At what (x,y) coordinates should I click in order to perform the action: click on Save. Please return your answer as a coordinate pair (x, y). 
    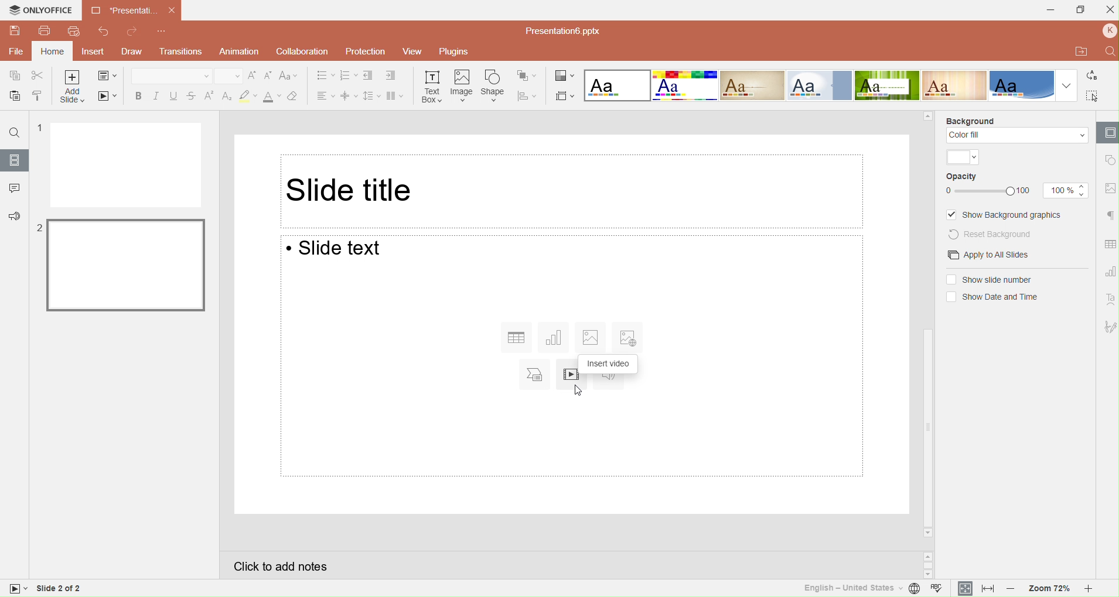
    Looking at the image, I should click on (14, 30).